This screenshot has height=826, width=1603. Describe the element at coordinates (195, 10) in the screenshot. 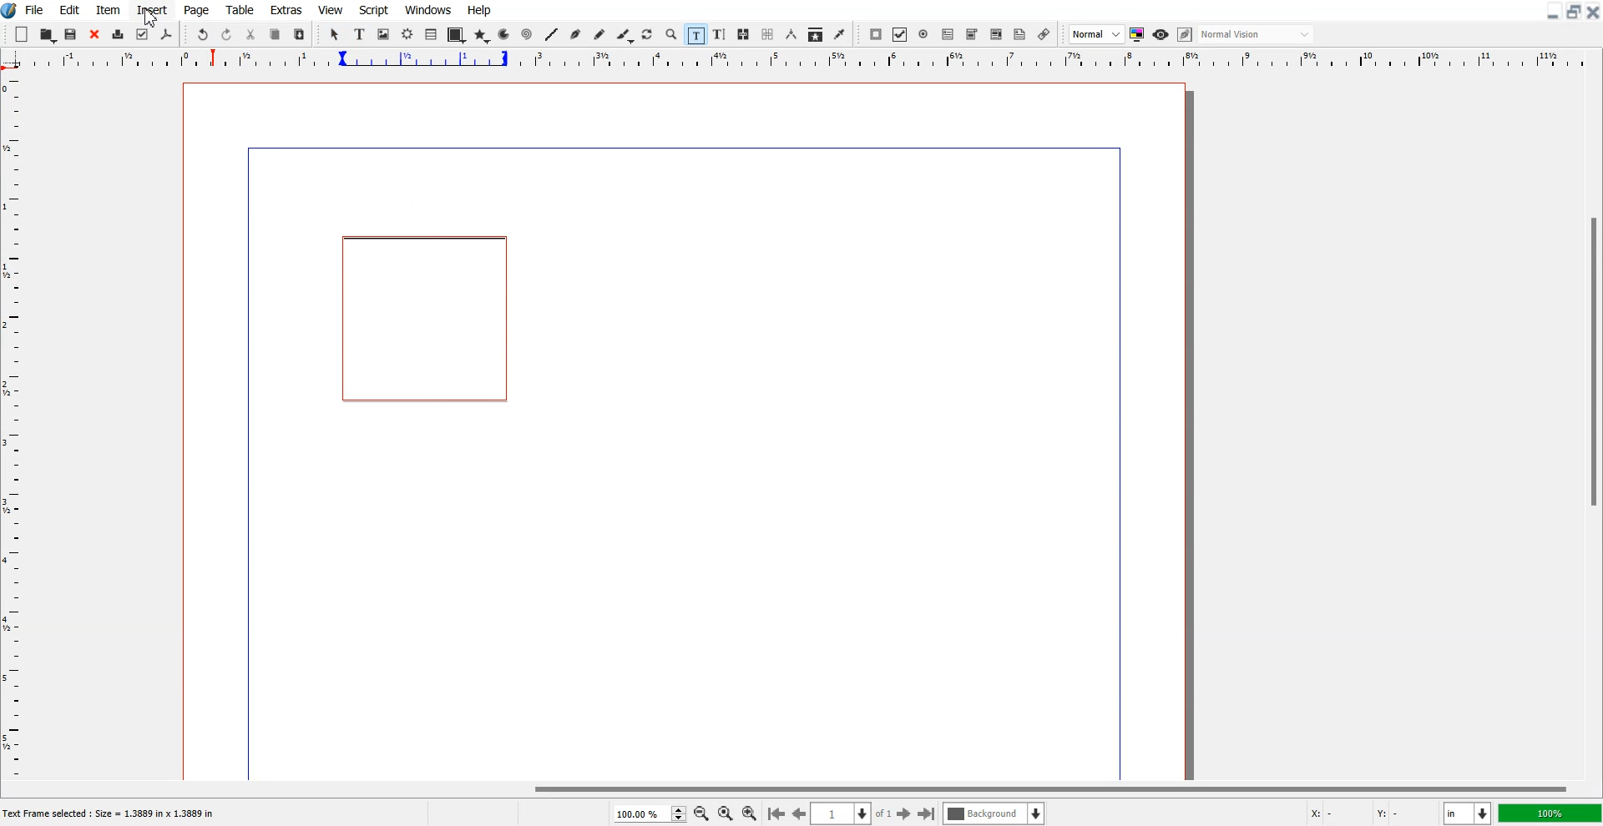

I see `Page` at that location.